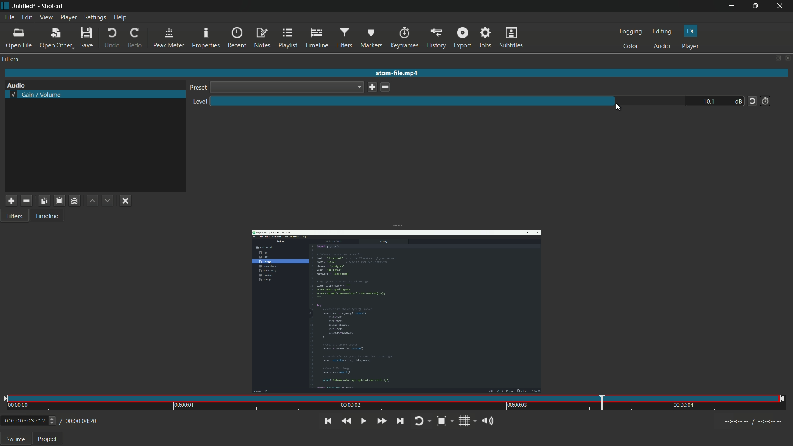  What do you see at coordinates (60, 201) in the screenshot?
I see `paste filter` at bounding box center [60, 201].